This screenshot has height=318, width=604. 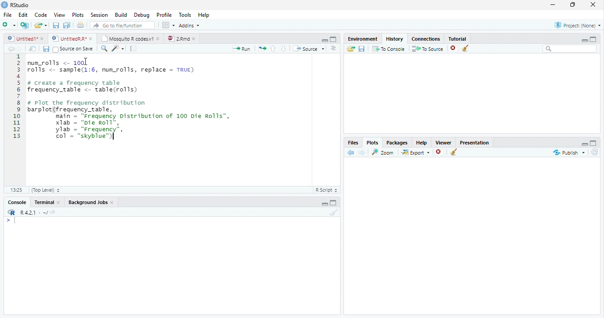 What do you see at coordinates (474, 142) in the screenshot?
I see `Presentation` at bounding box center [474, 142].